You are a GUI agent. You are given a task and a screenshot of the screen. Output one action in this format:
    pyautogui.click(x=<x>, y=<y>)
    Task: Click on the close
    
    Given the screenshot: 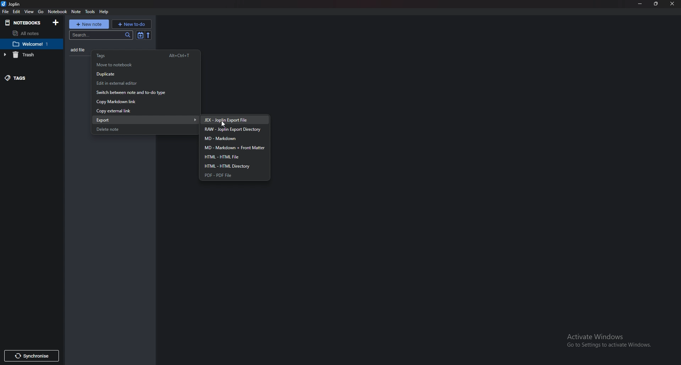 What is the action you would take?
    pyautogui.click(x=672, y=5)
    